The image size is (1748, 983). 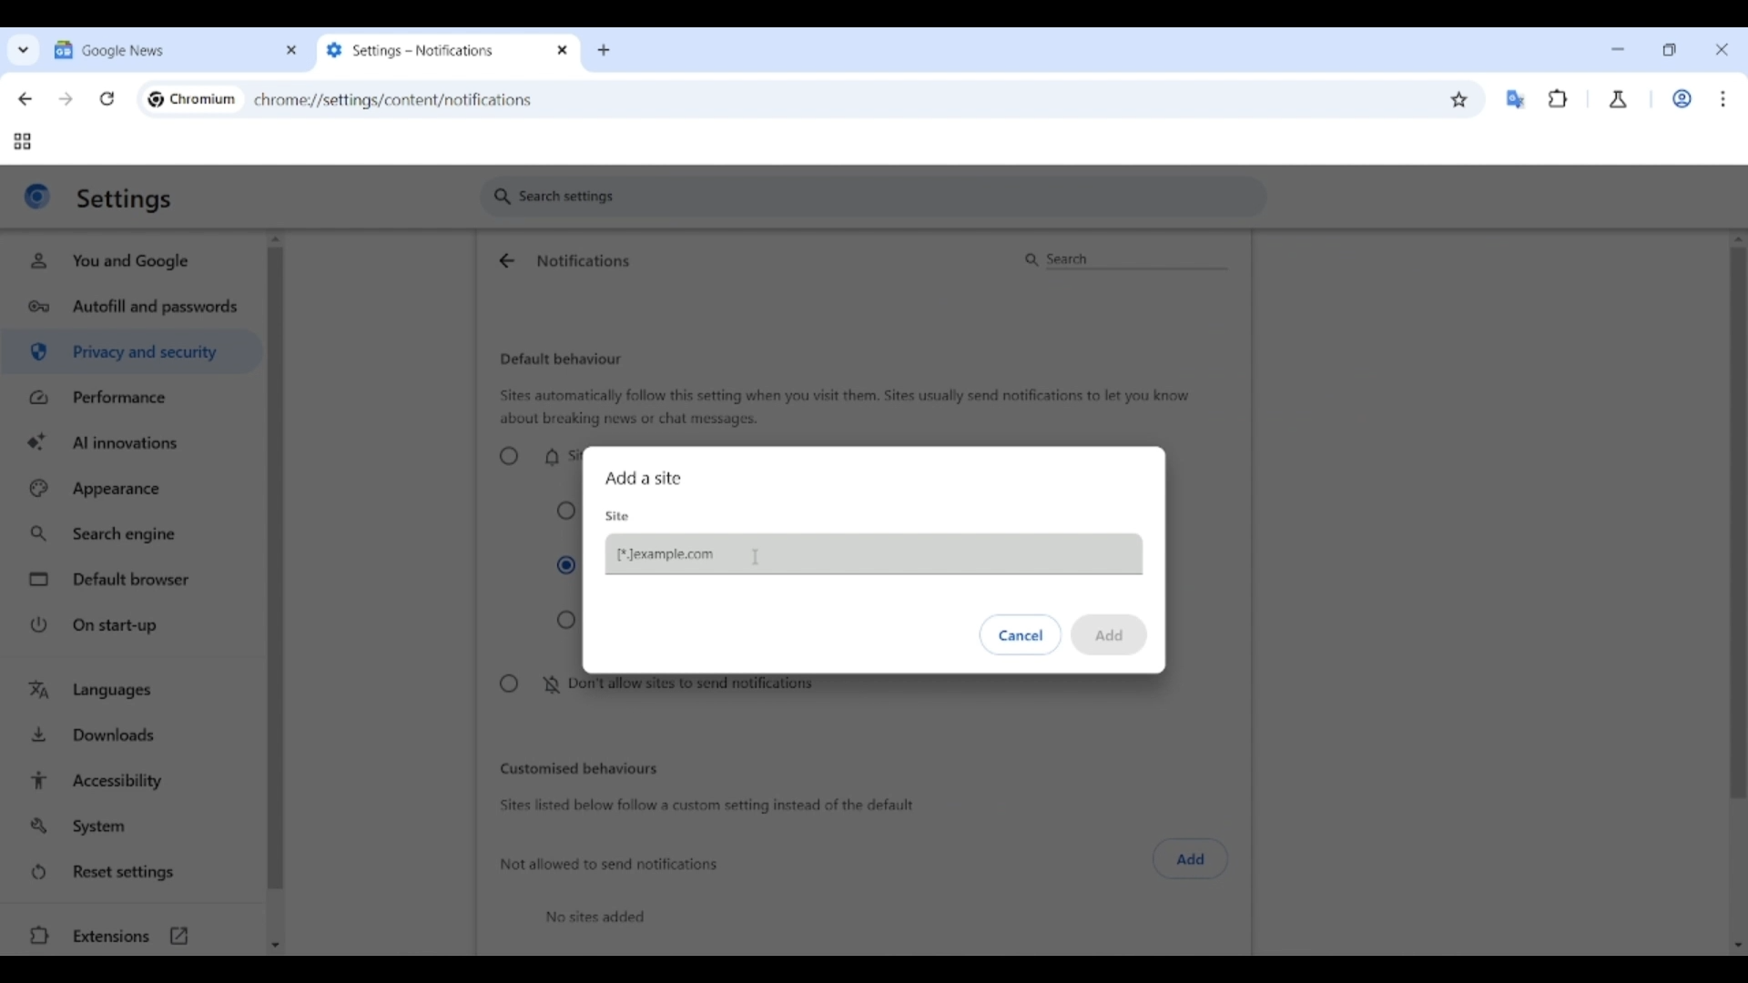 What do you see at coordinates (66, 99) in the screenshot?
I see `Go forward` at bounding box center [66, 99].